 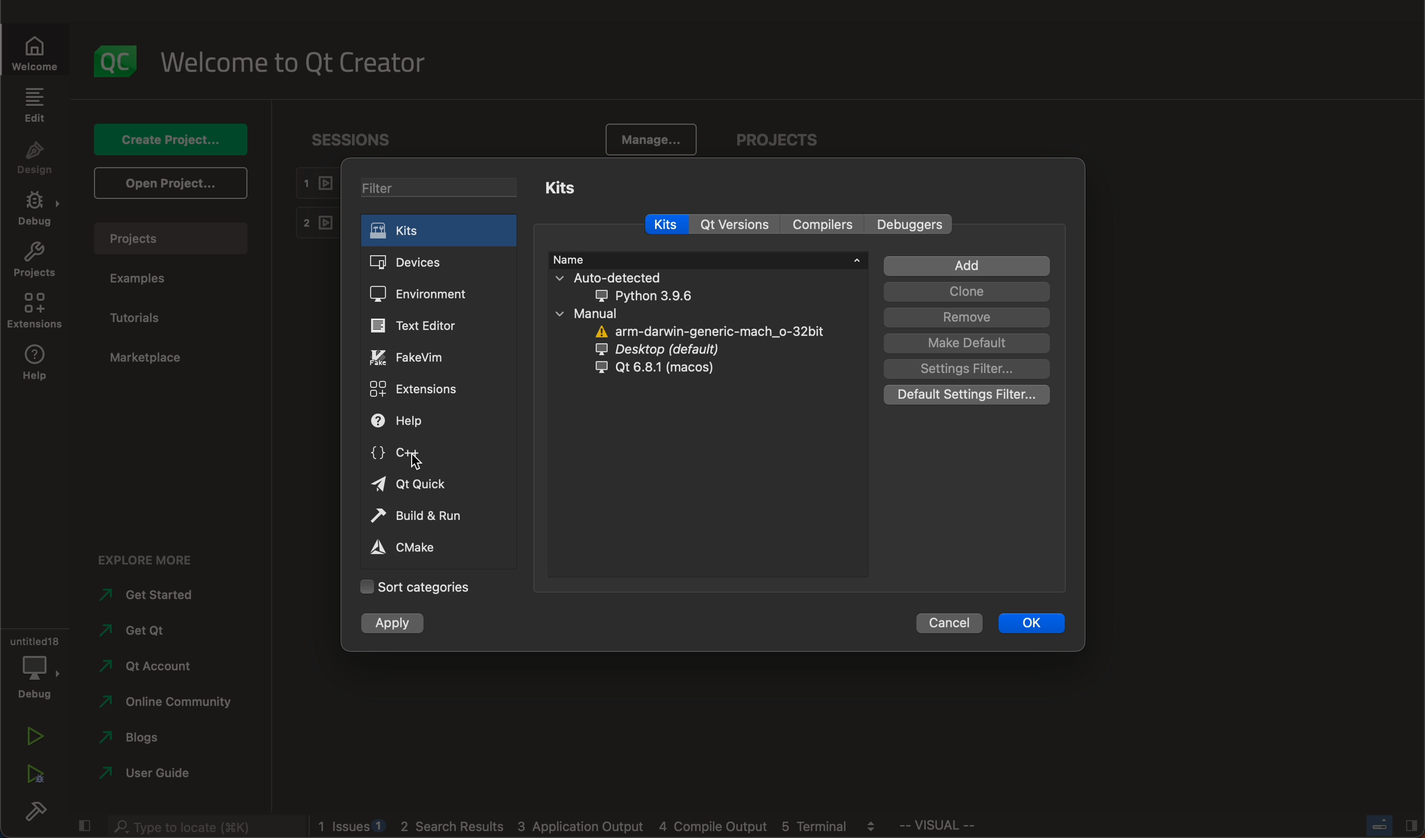 I want to click on logo, so click(x=117, y=61).